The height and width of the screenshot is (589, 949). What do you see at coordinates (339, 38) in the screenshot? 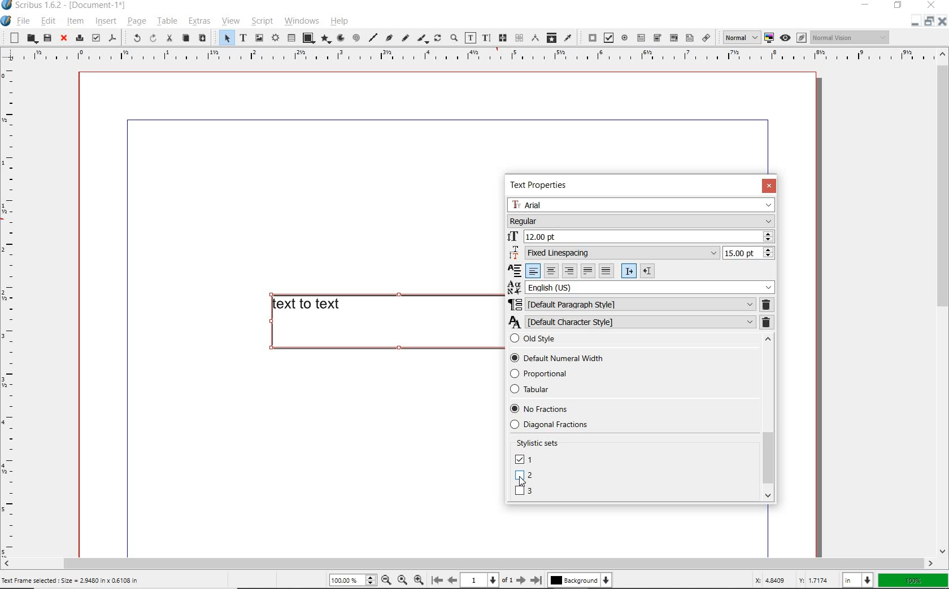
I see `arc` at bounding box center [339, 38].